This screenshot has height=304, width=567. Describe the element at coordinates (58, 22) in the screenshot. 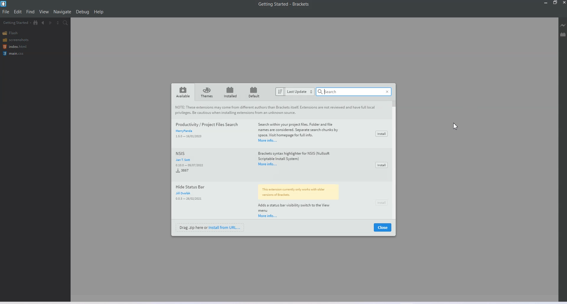

I see `Split the editor vertically and Horizontally` at that location.